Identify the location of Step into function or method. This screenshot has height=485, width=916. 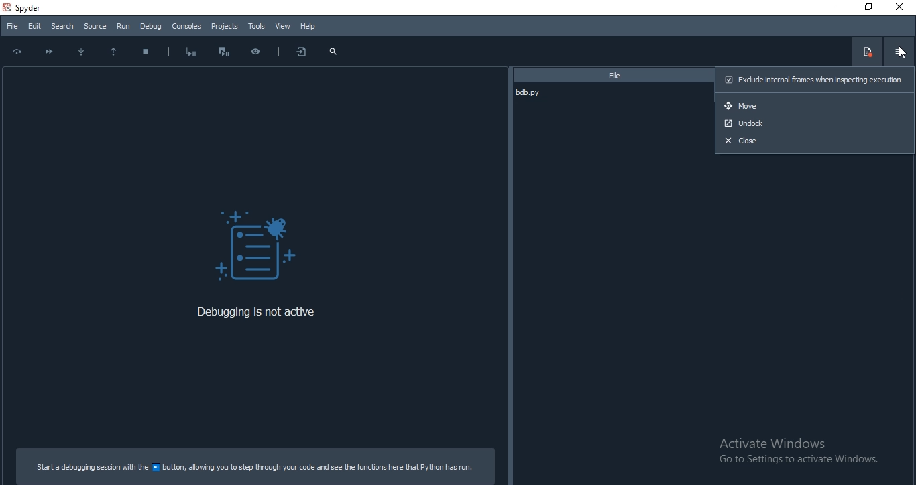
(80, 52).